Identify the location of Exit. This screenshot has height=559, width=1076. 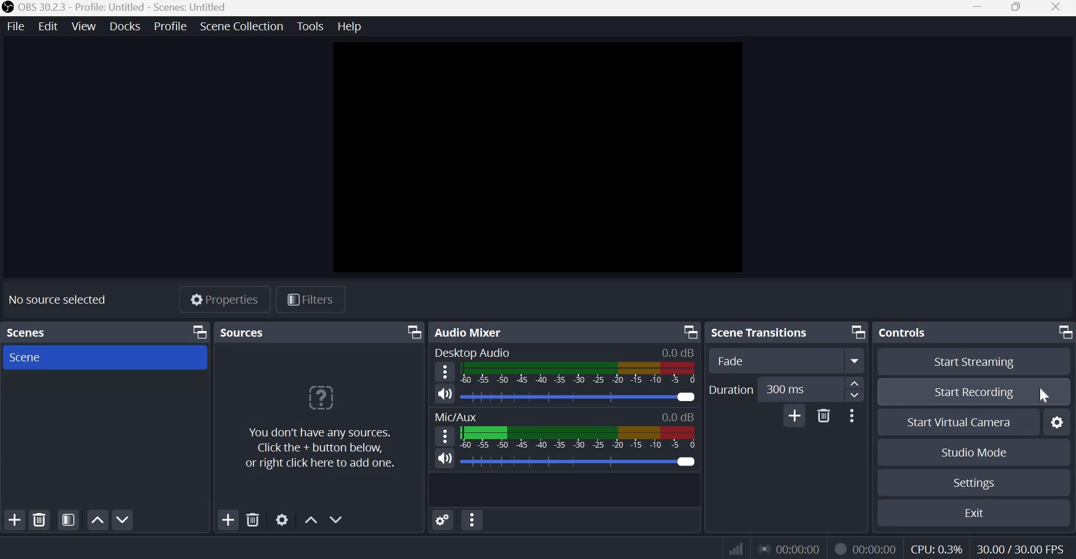
(970, 513).